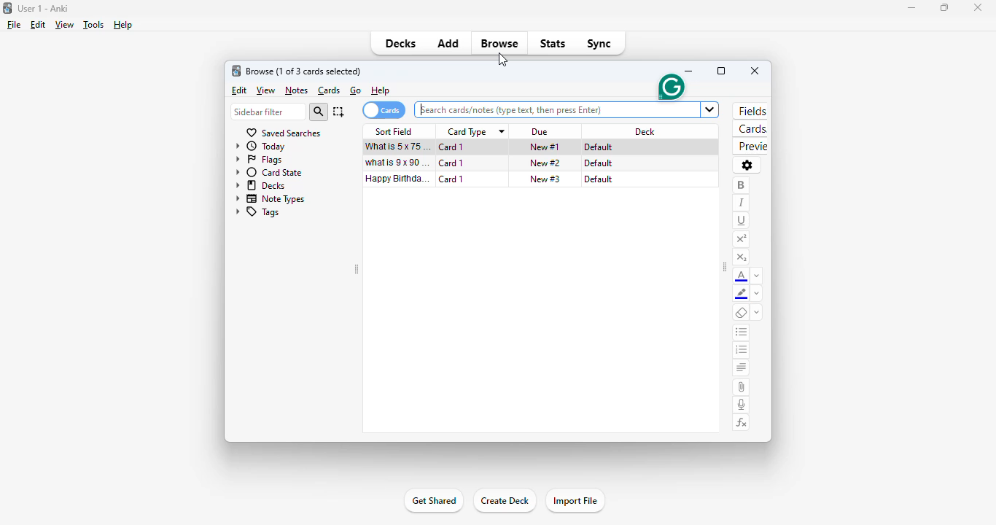 The height and width of the screenshot is (525, 996). I want to click on card type, so click(468, 133).